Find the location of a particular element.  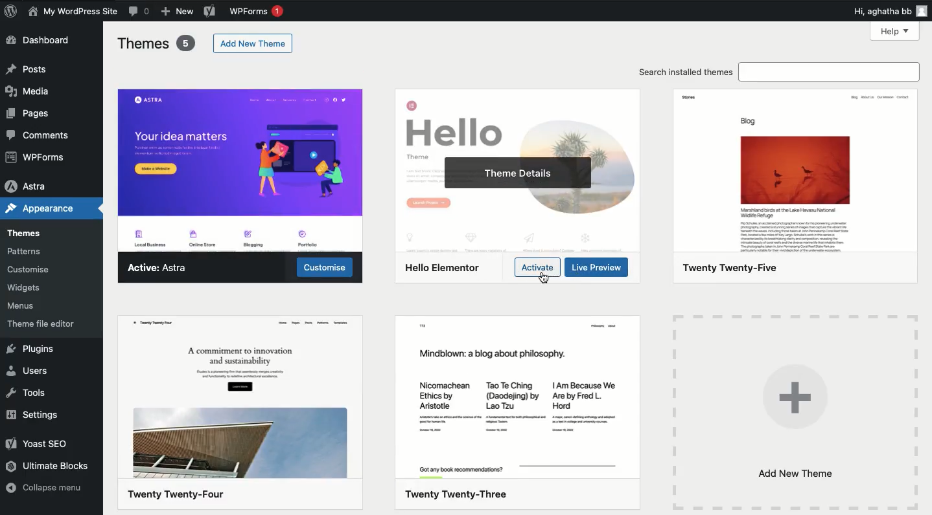

Collapse menu is located at coordinates (46, 487).